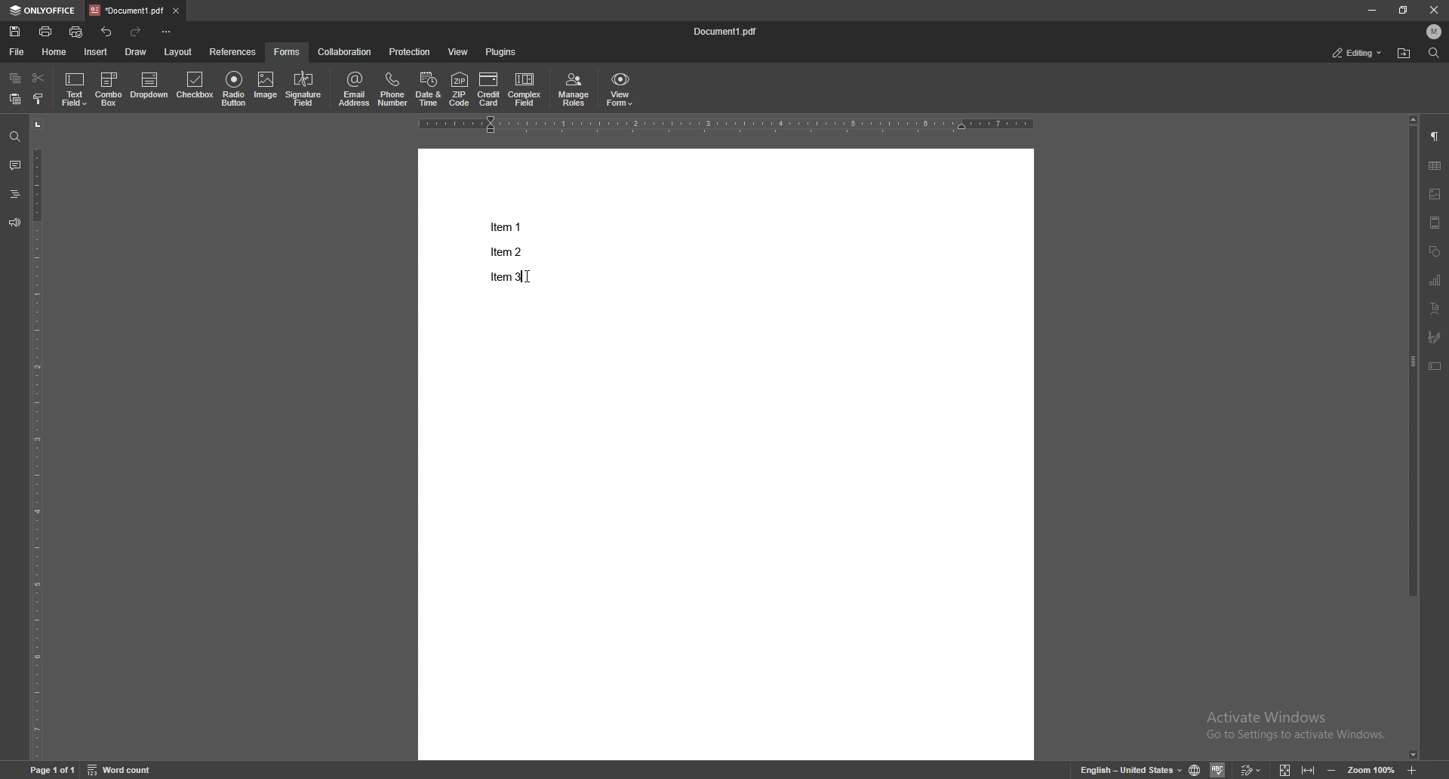 This screenshot has width=1449, height=779. What do you see at coordinates (1435, 222) in the screenshot?
I see `header and footer` at bounding box center [1435, 222].